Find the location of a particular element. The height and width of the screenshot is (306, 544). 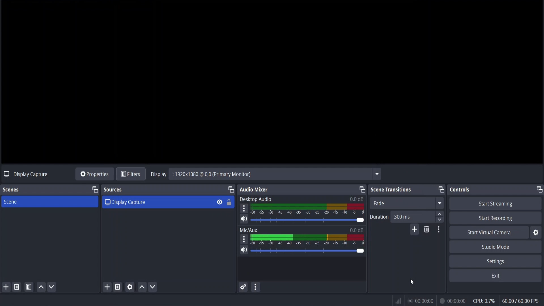

status is located at coordinates (419, 300).